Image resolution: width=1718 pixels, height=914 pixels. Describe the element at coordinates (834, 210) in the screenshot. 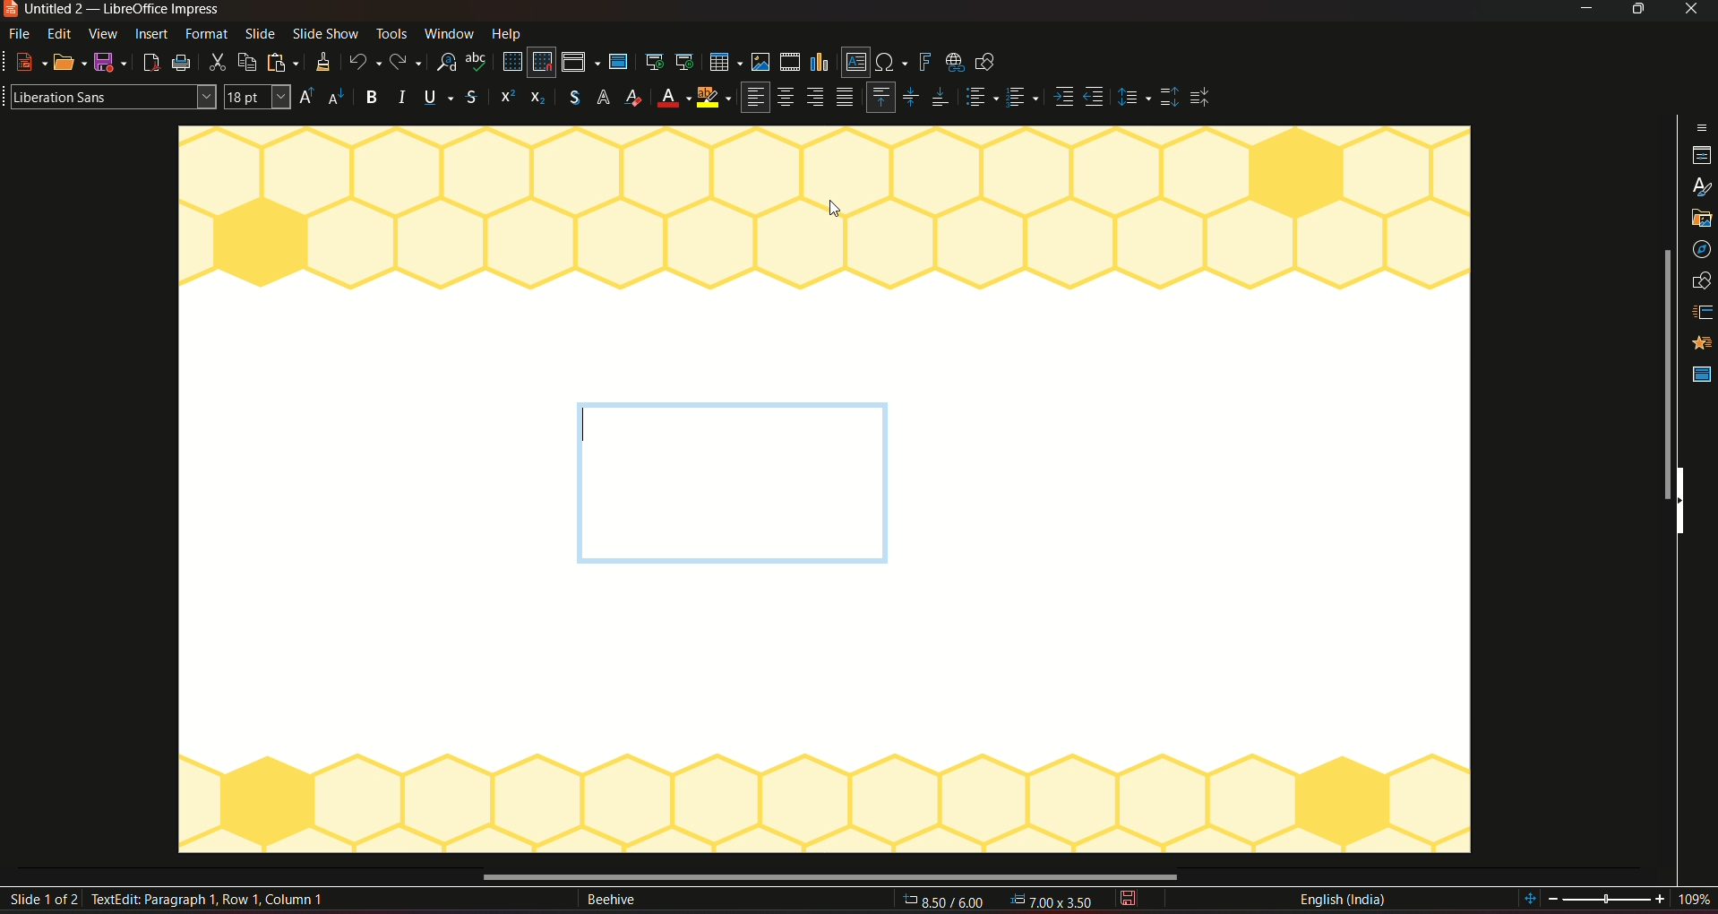

I see `cursor` at that location.